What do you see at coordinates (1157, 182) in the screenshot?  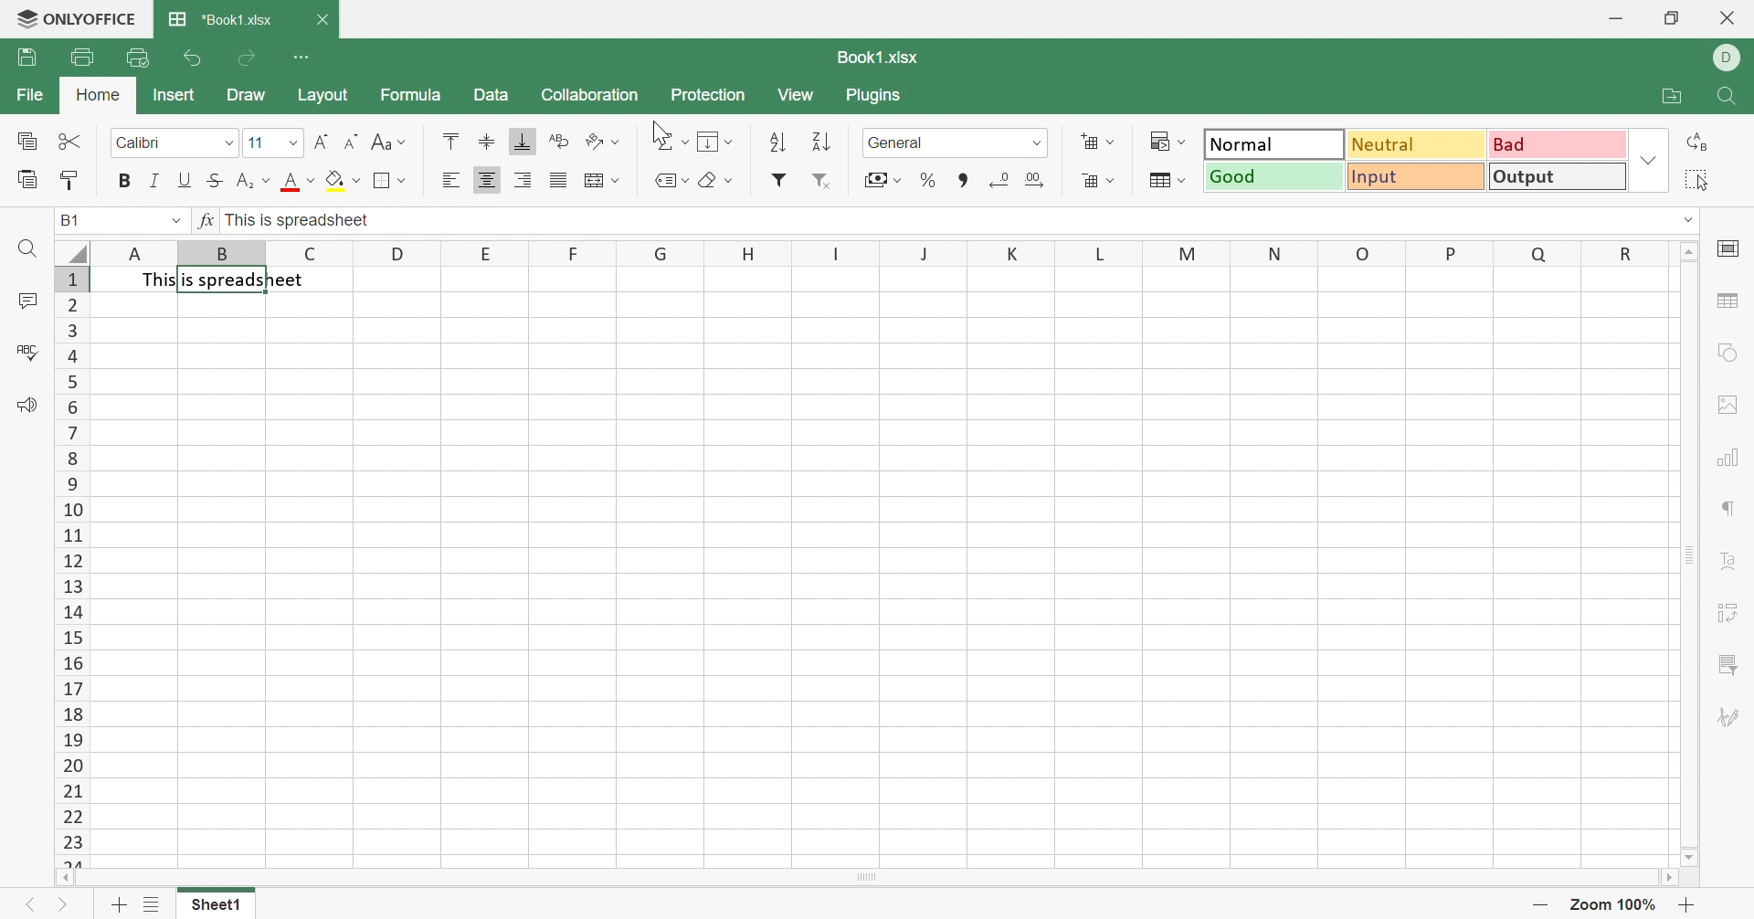 I see `Format as Table template` at bounding box center [1157, 182].